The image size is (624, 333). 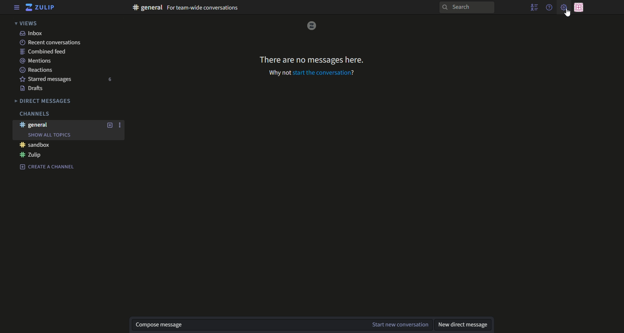 I want to click on Starred messages, so click(x=47, y=80).